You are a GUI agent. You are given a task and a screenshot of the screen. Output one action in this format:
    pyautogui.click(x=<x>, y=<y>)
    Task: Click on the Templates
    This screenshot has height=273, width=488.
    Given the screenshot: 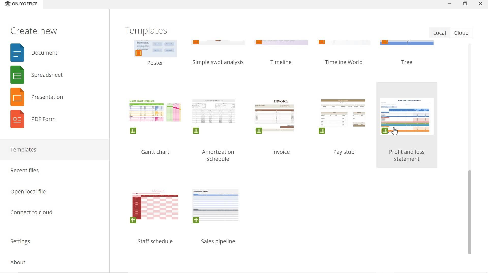 What is the action you would take?
    pyautogui.click(x=149, y=31)
    